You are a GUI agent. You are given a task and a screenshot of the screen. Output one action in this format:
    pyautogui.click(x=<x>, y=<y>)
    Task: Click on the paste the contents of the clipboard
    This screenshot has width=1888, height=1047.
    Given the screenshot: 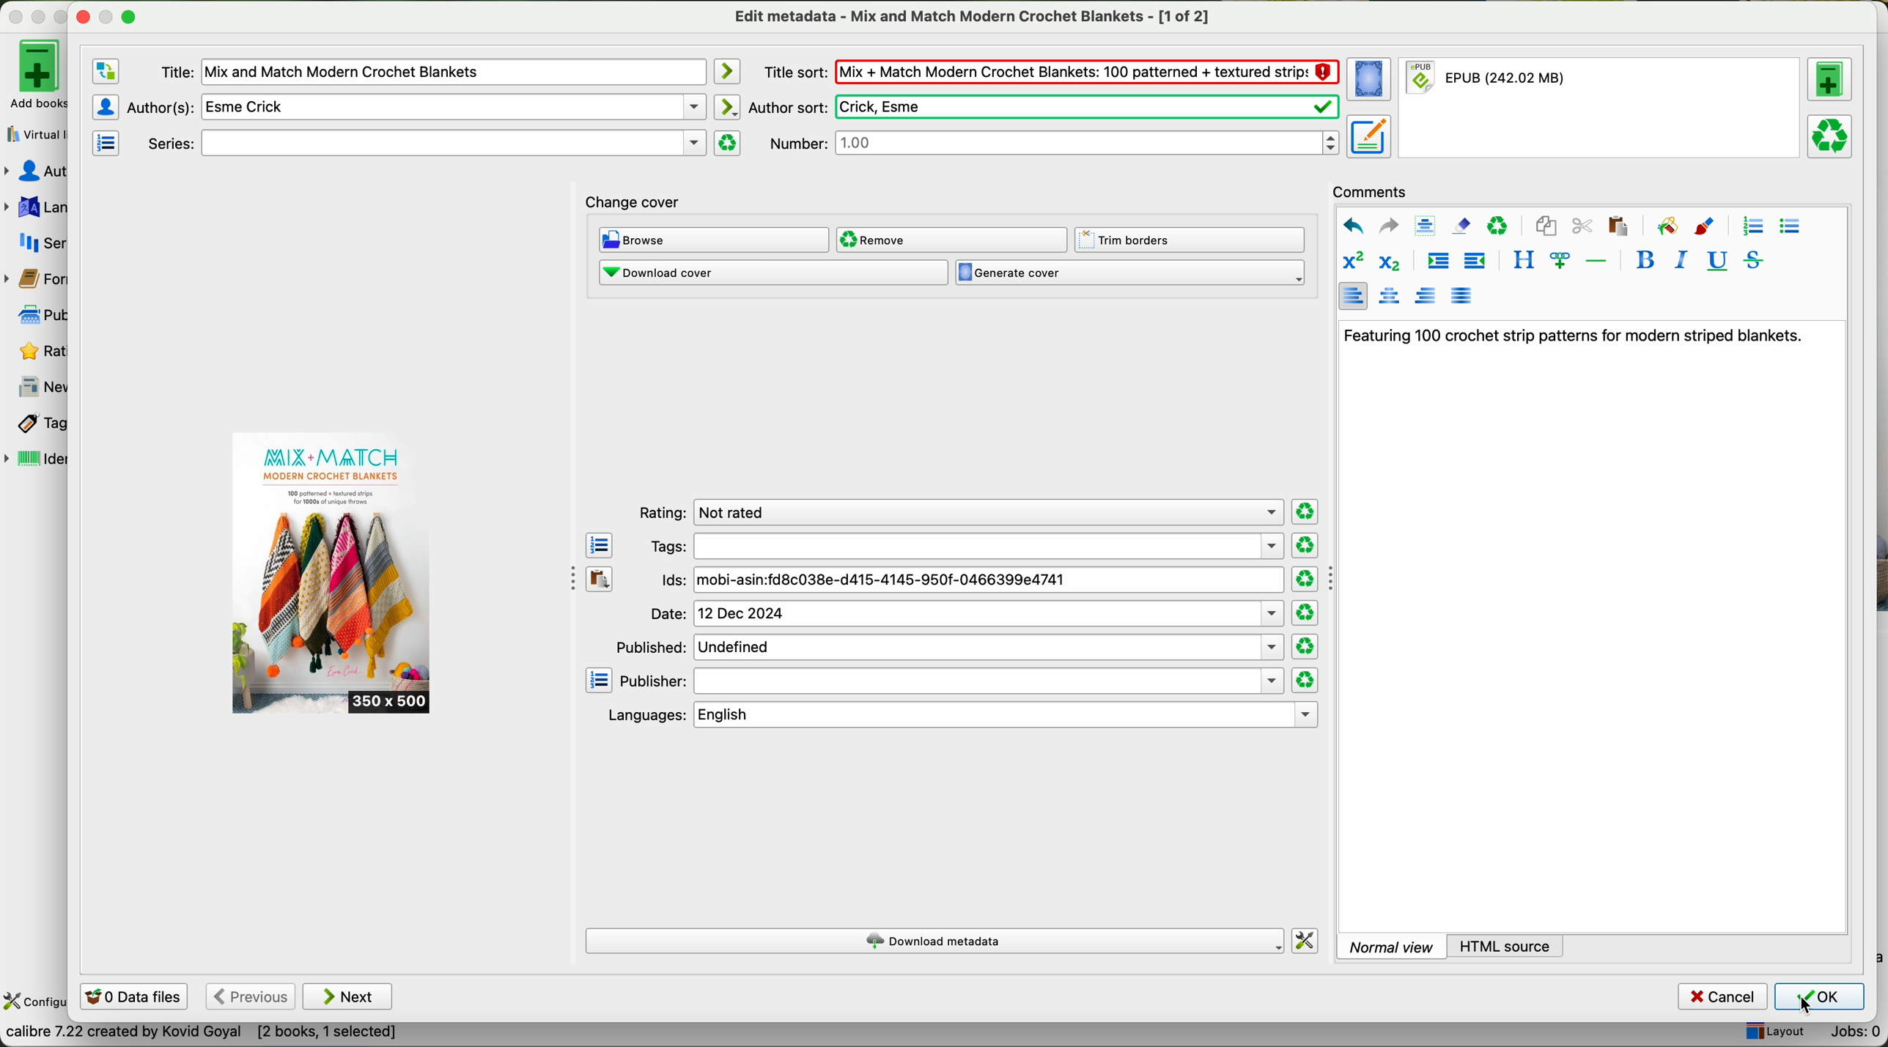 What is the action you would take?
    pyautogui.click(x=600, y=580)
    